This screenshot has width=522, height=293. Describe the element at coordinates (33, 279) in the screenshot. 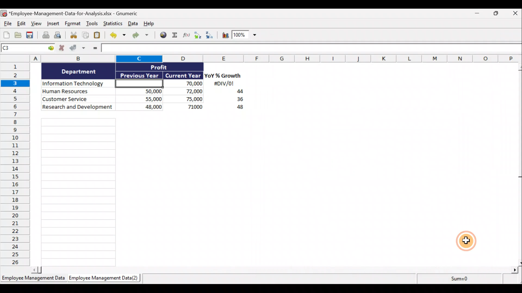

I see `Employee Management Data` at that location.